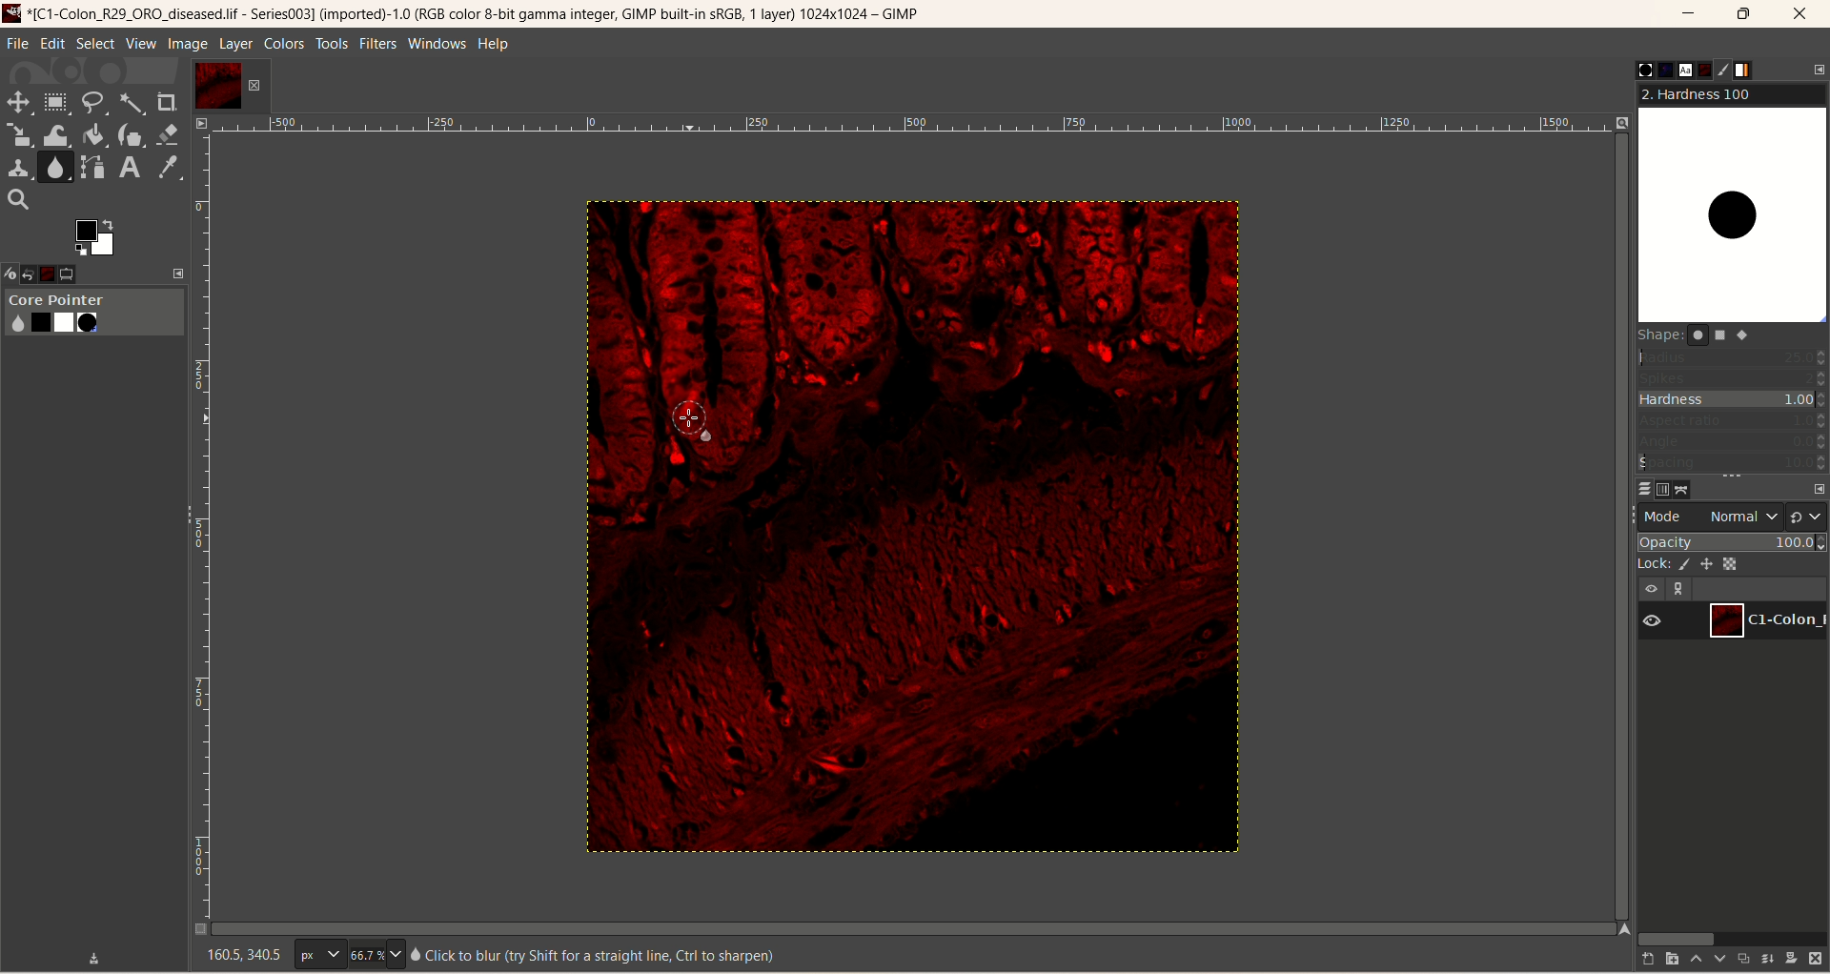 This screenshot has width=1830, height=974. What do you see at coordinates (1658, 620) in the screenshot?
I see `visibility` at bounding box center [1658, 620].